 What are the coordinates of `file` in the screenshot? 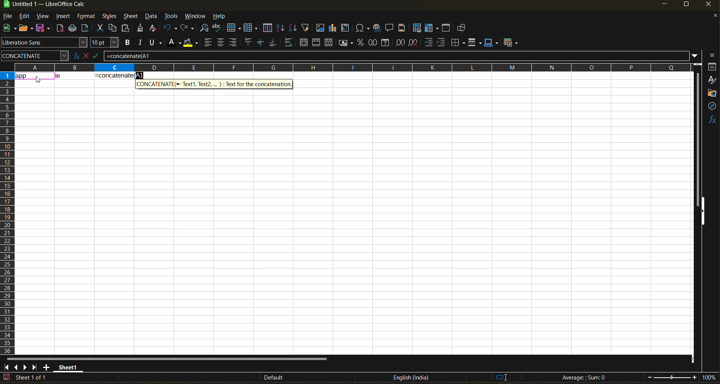 It's located at (10, 17).